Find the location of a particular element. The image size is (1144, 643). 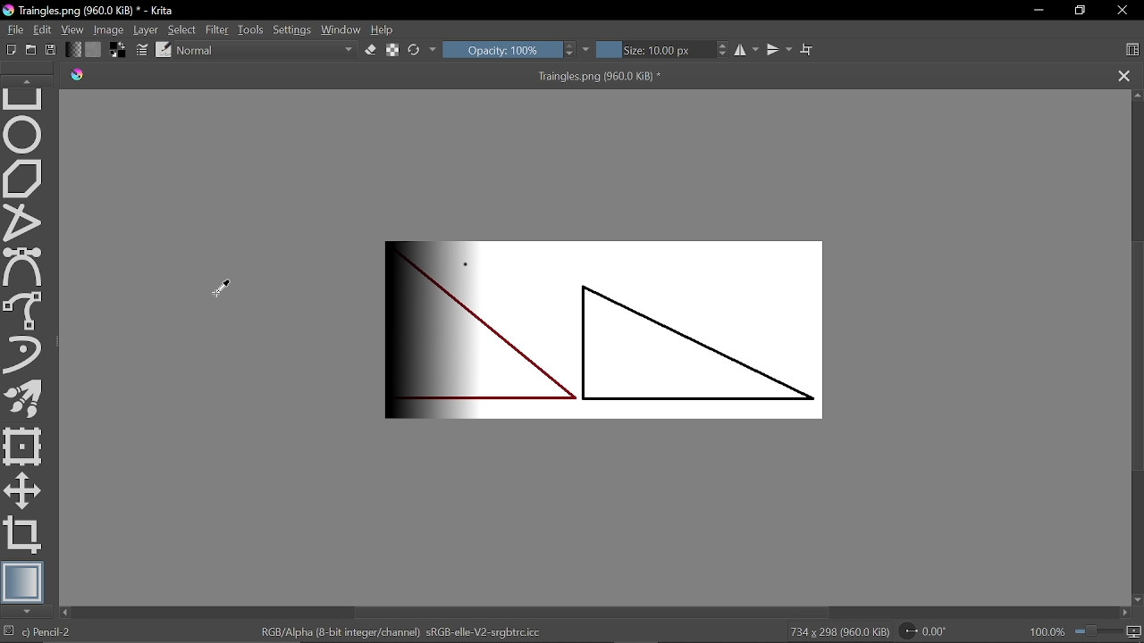

Polyline tool is located at coordinates (23, 224).